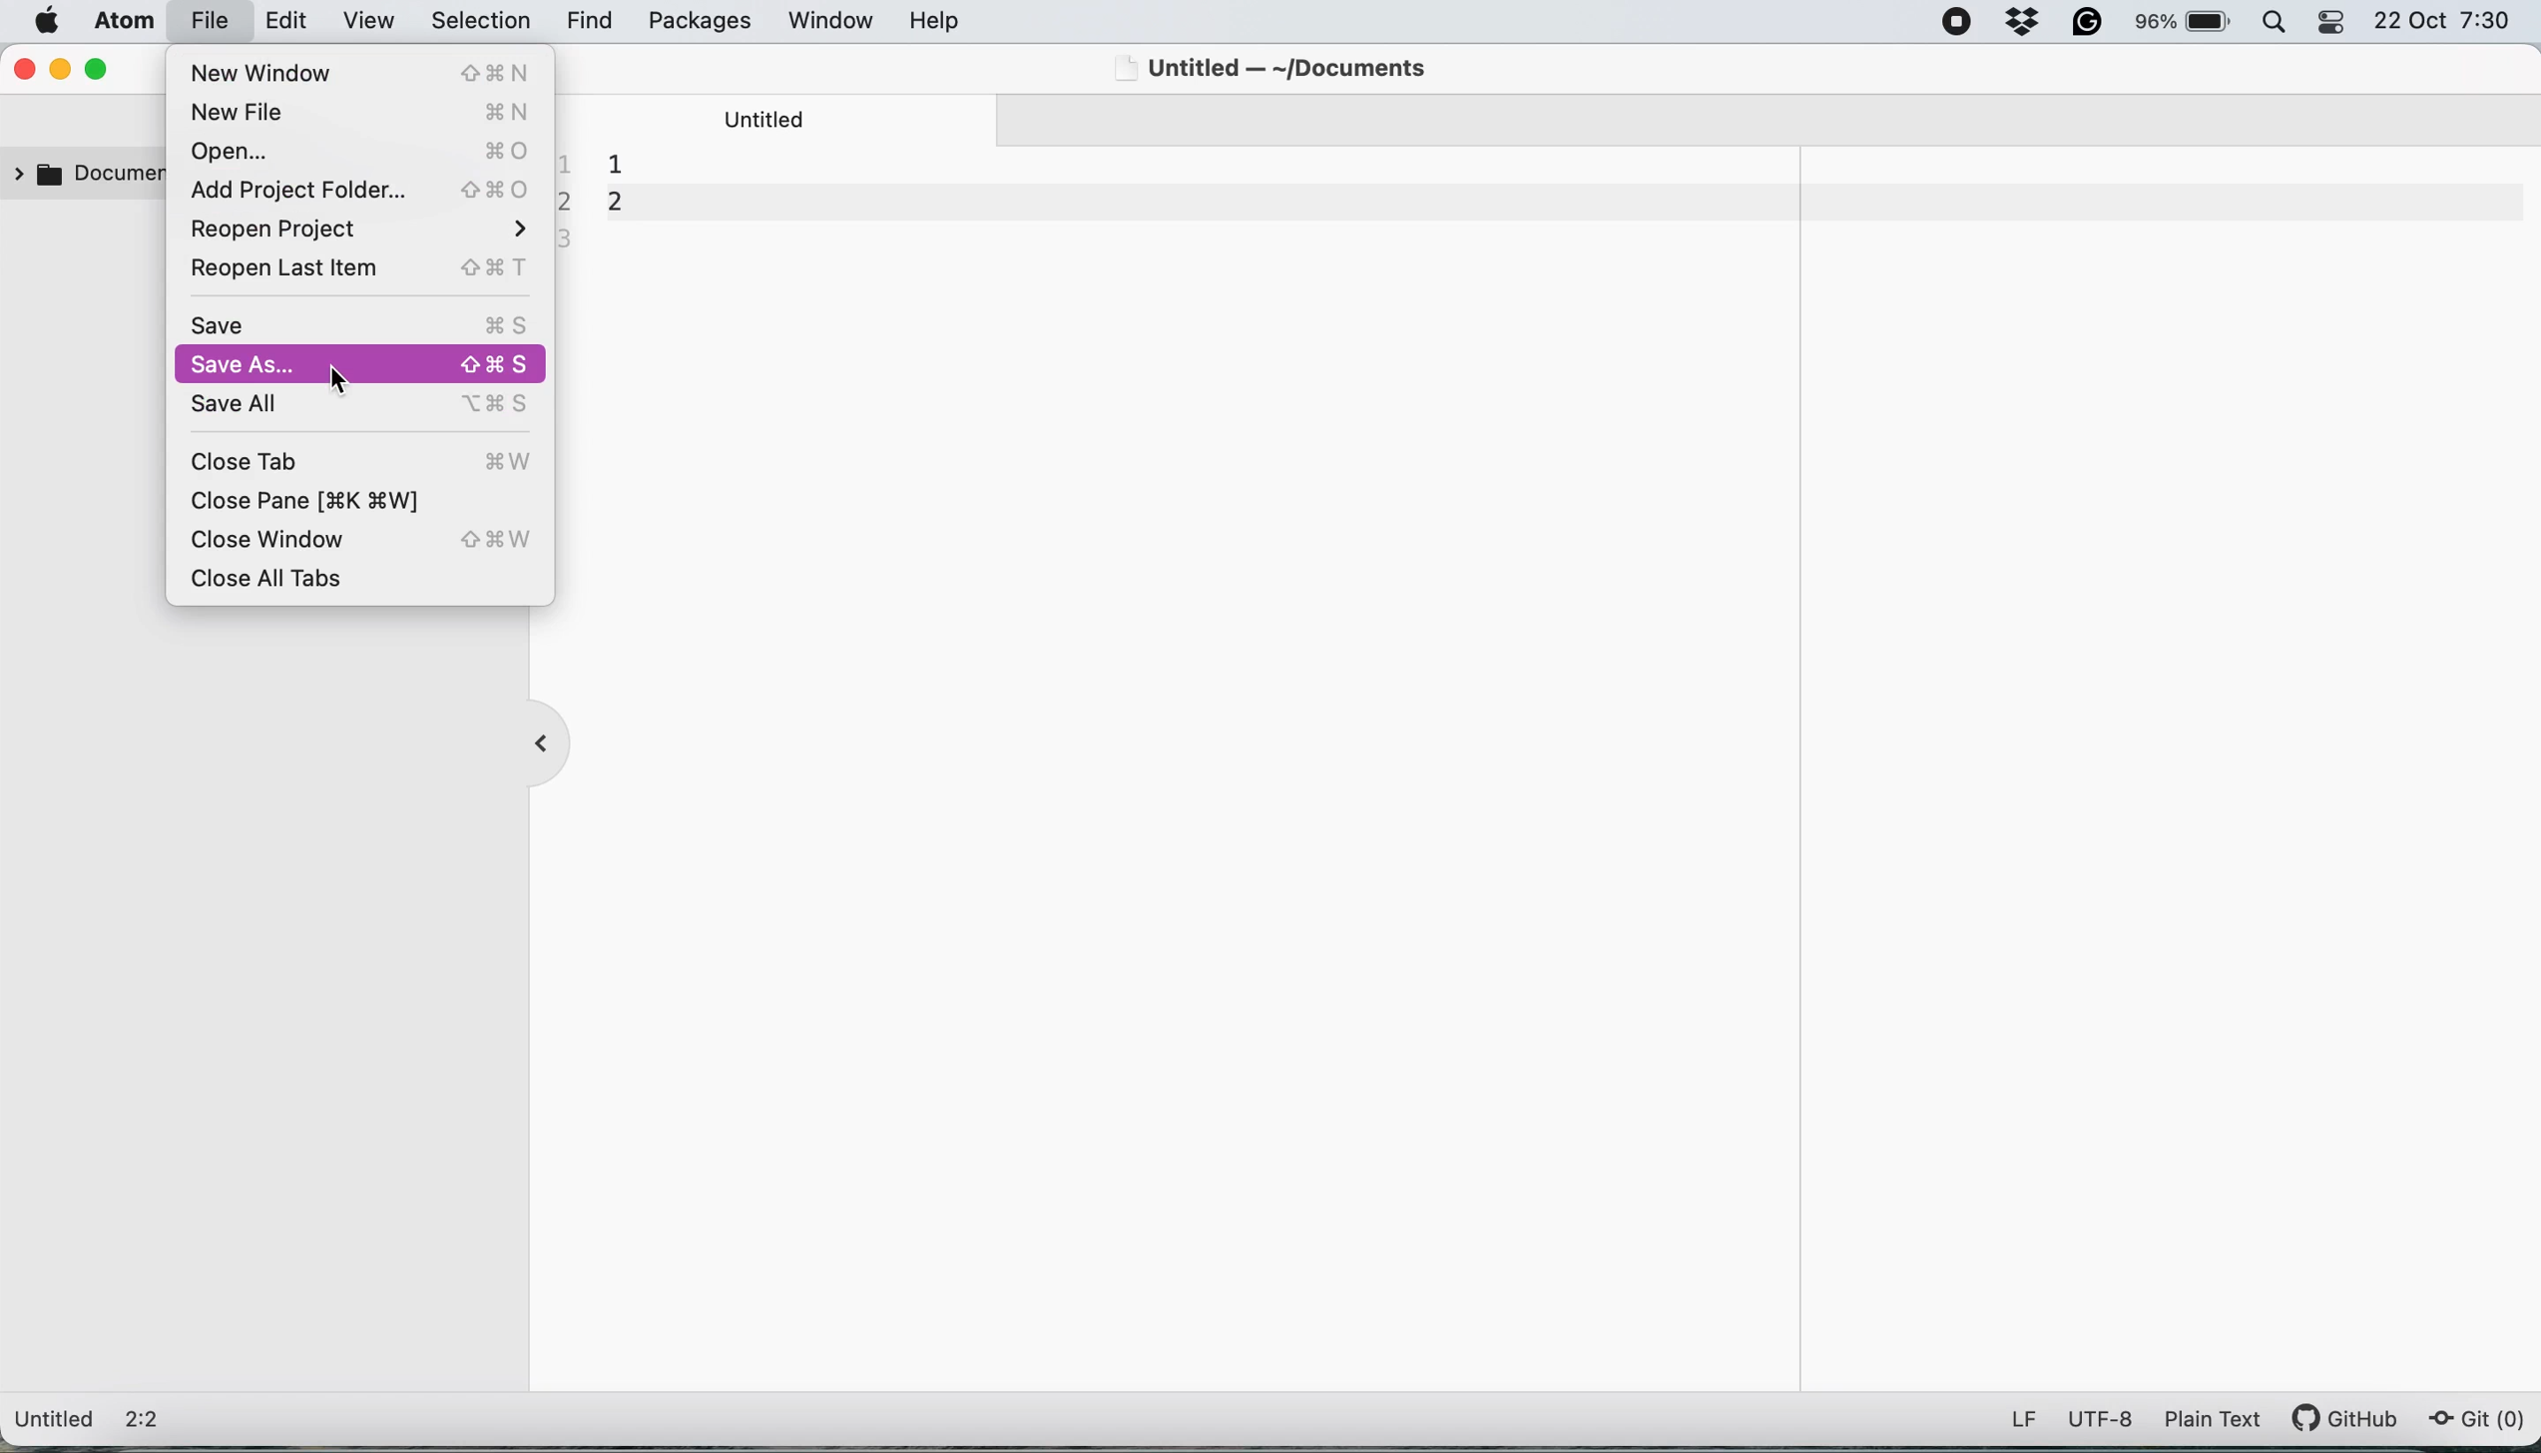  Describe the element at coordinates (351, 462) in the screenshot. I see `Close Tab` at that location.